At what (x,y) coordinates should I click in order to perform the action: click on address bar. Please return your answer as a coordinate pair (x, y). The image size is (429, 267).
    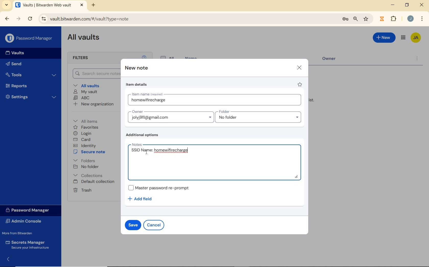
    Looking at the image, I should click on (186, 19).